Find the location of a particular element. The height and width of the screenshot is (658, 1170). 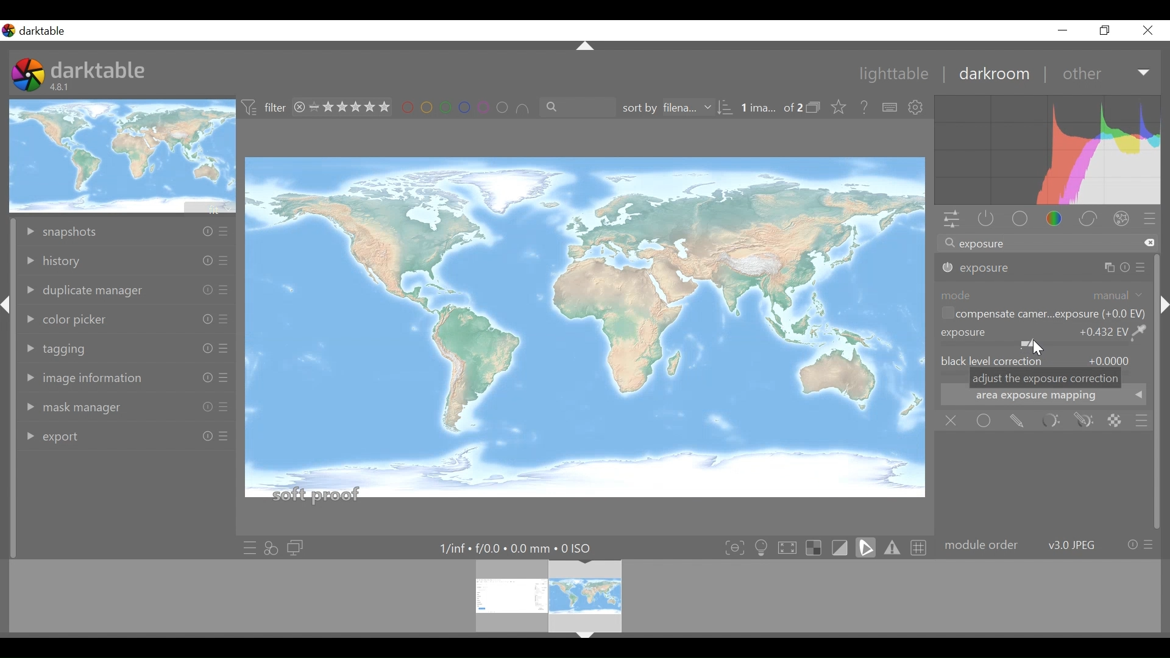

toggle indication of raw overexposure is located at coordinates (817, 547).